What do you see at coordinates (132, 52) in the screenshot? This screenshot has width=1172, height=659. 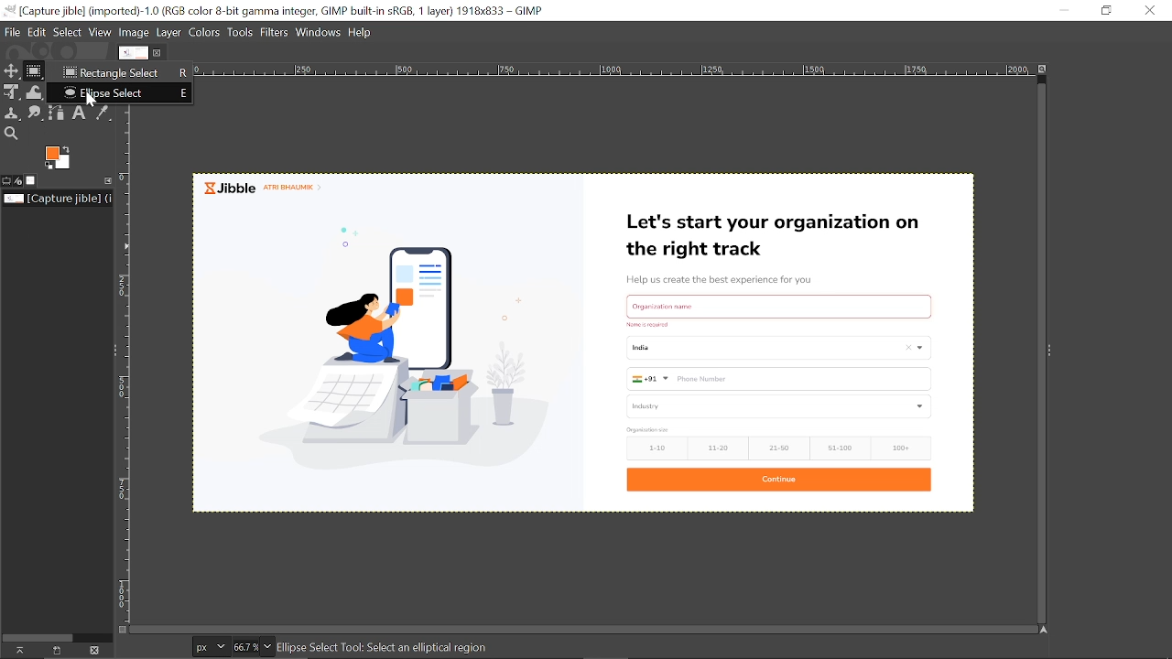 I see `Current Image` at bounding box center [132, 52].